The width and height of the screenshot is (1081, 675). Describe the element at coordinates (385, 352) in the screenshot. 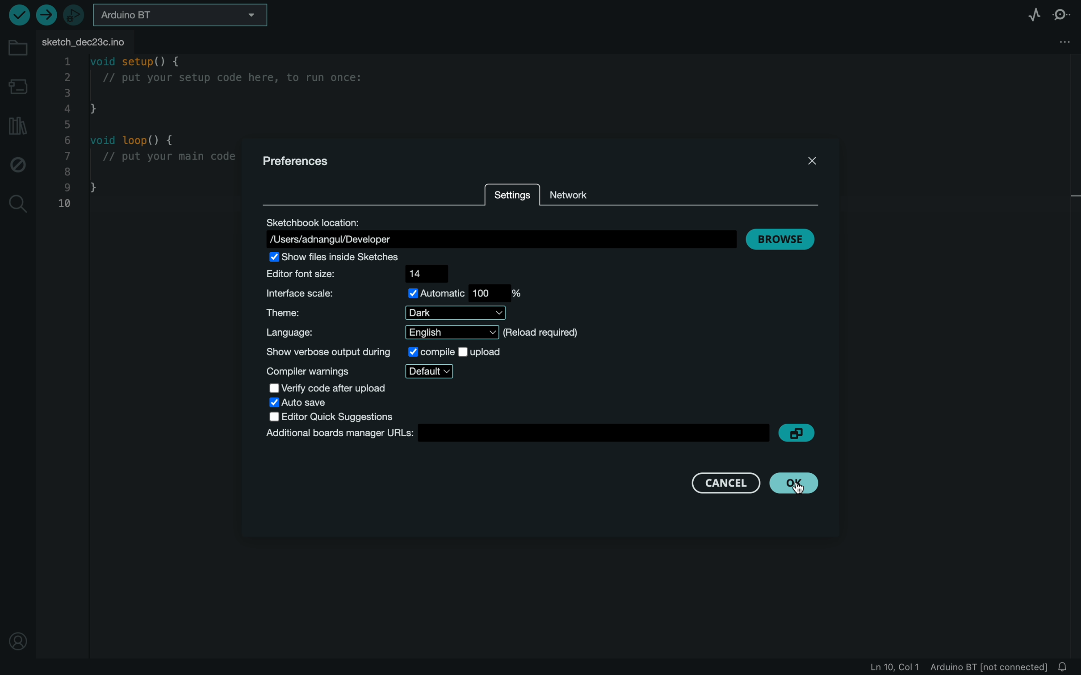

I see `show verbose outpur` at that location.